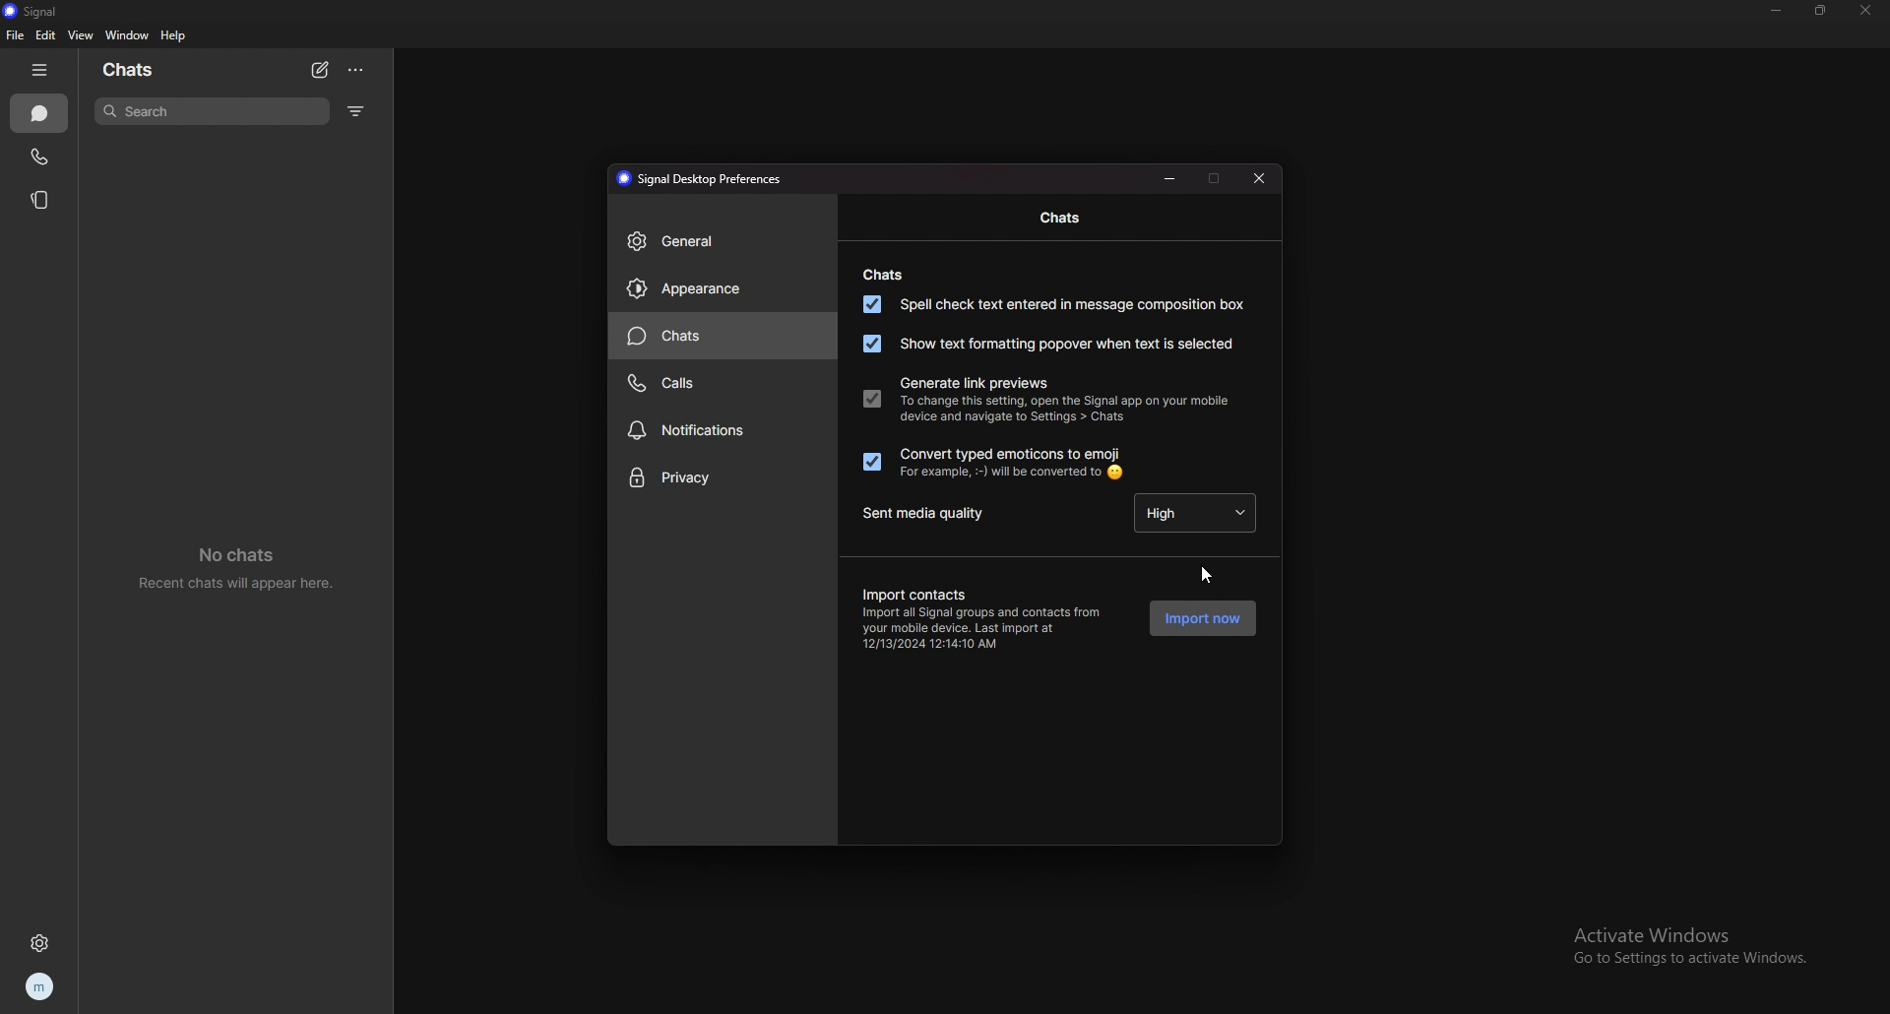 The height and width of the screenshot is (1014, 1890). I want to click on calls, so click(40, 157).